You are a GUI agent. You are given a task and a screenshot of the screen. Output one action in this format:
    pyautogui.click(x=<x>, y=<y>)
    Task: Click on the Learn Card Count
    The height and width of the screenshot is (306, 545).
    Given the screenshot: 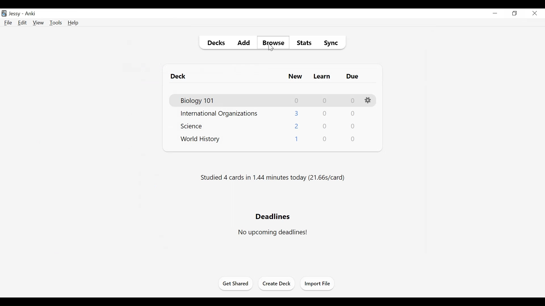 What is the action you would take?
    pyautogui.click(x=326, y=113)
    